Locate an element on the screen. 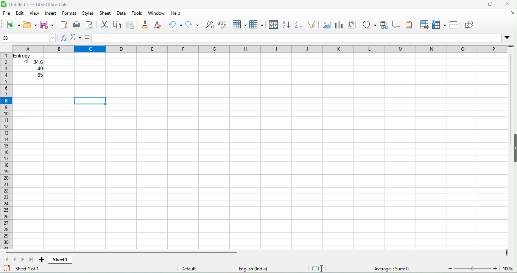 The height and width of the screenshot is (273, 517). export directly as pdf is located at coordinates (65, 25).